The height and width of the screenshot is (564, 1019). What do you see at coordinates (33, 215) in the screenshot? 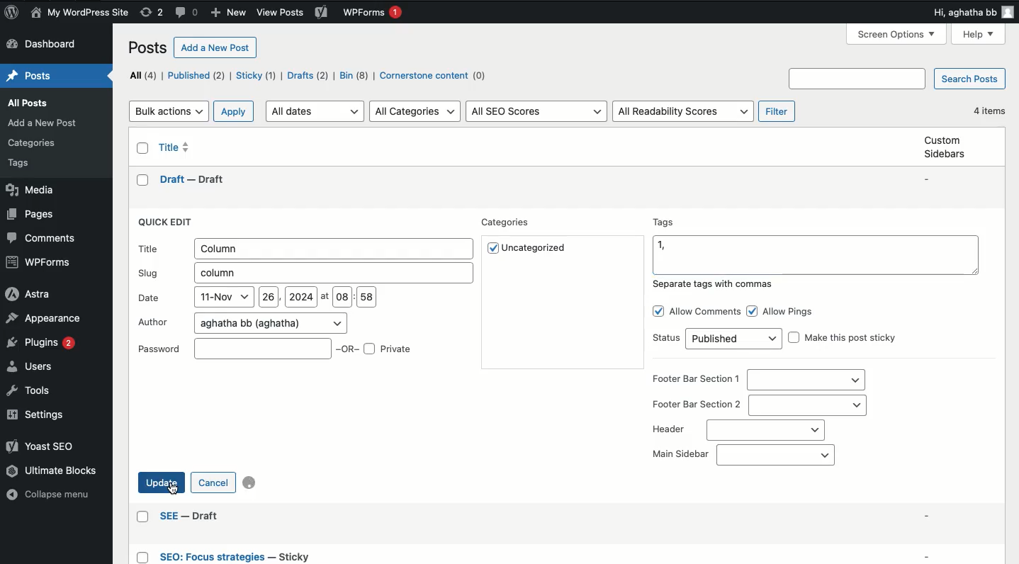
I see `Pages` at bounding box center [33, 215].